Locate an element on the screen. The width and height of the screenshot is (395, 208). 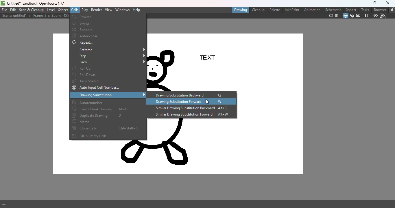
Animation is located at coordinates (312, 10).